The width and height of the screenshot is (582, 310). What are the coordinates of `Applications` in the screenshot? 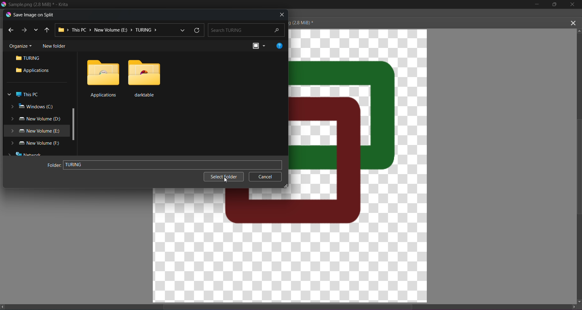 It's located at (32, 71).